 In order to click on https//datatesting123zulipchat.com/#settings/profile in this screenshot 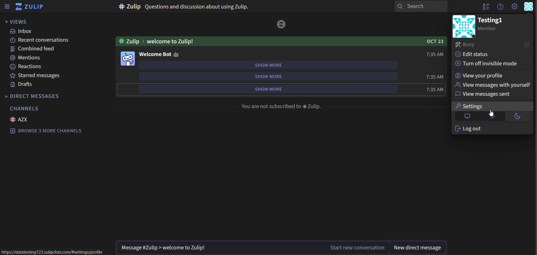, I will do `click(55, 251)`.